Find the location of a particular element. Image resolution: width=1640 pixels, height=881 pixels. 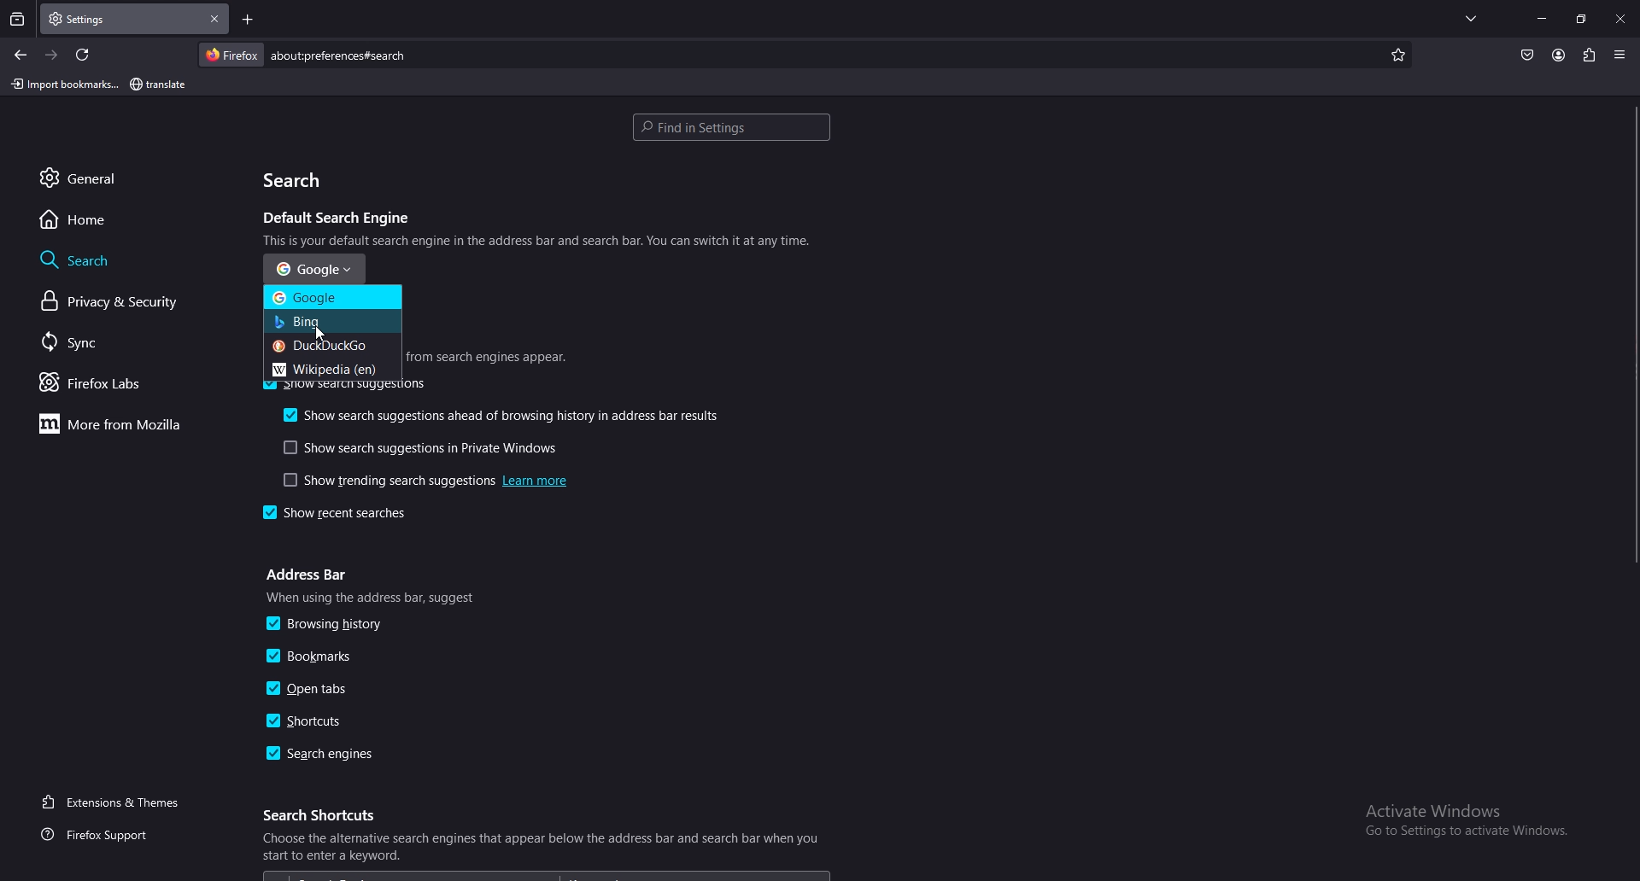

open tabs is located at coordinates (316, 691).